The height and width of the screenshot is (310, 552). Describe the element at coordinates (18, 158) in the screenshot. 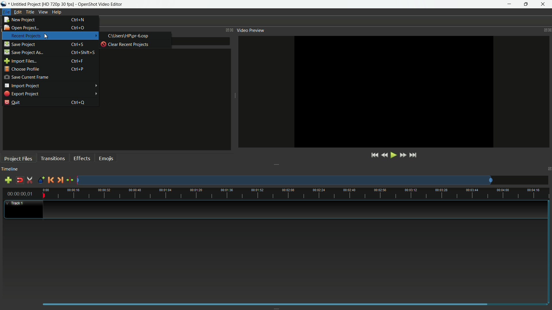

I see `project files` at that location.